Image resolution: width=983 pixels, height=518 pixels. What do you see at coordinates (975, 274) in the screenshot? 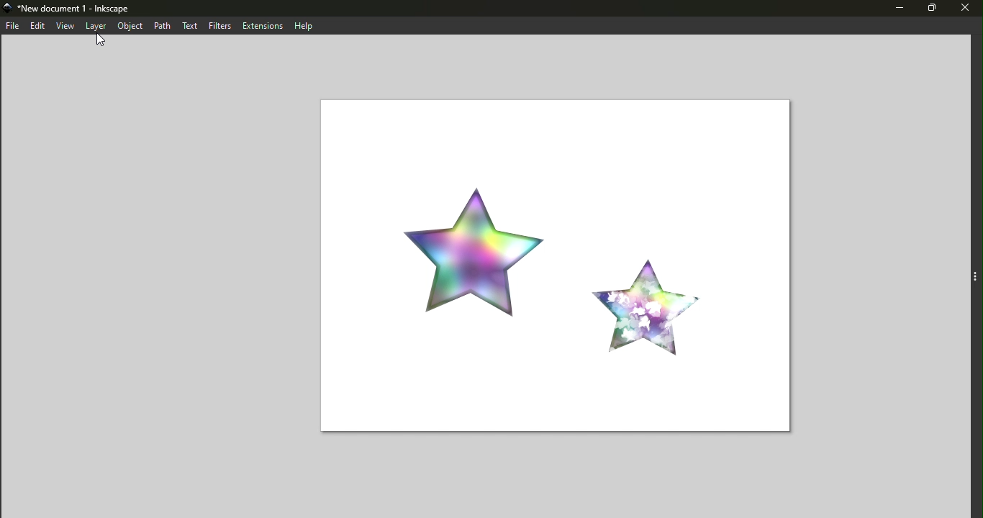
I see `Toggle command layer` at bounding box center [975, 274].